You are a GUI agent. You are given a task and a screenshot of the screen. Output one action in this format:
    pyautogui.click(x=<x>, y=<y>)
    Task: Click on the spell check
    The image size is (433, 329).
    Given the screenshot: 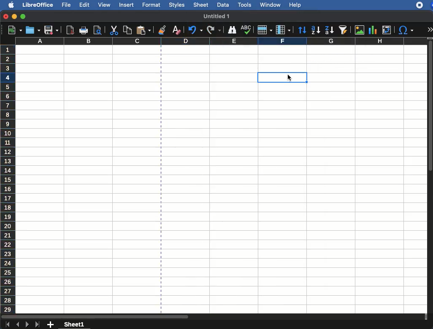 What is the action you would take?
    pyautogui.click(x=246, y=30)
    